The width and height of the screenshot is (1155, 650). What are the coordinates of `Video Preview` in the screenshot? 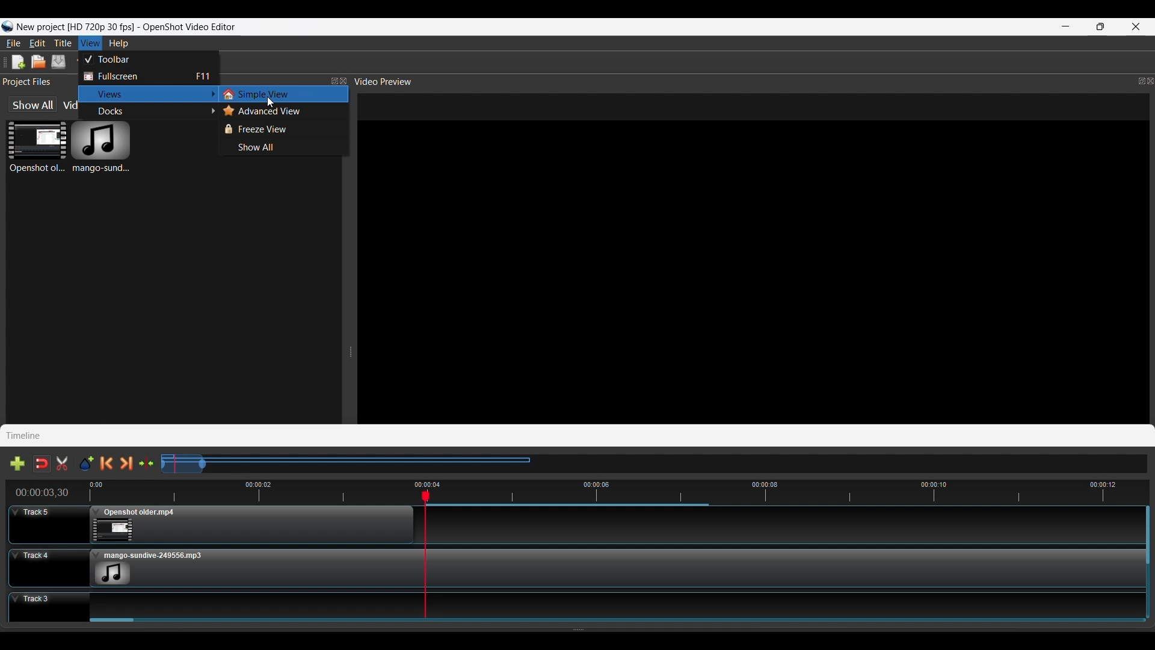 It's located at (383, 81).